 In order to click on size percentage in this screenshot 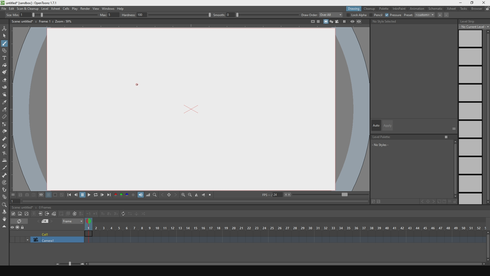, I will do `click(66, 15)`.